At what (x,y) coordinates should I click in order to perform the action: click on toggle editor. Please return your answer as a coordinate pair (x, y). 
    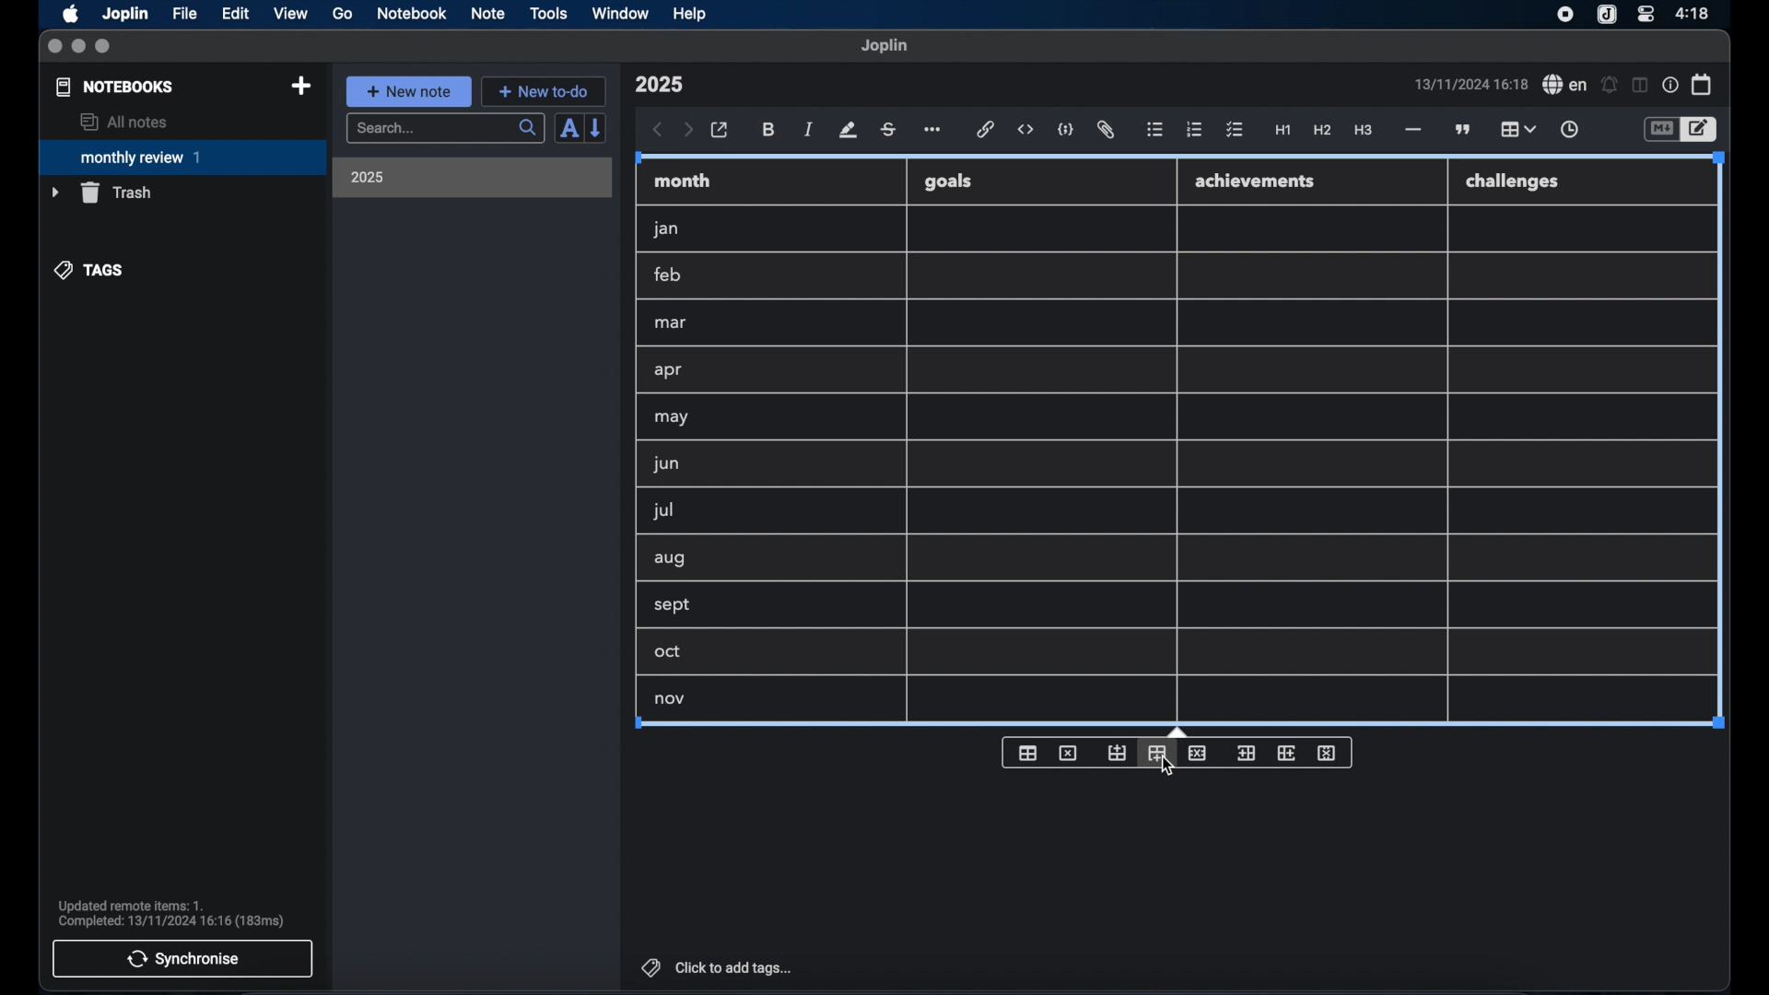
    Looking at the image, I should click on (1660, 130).